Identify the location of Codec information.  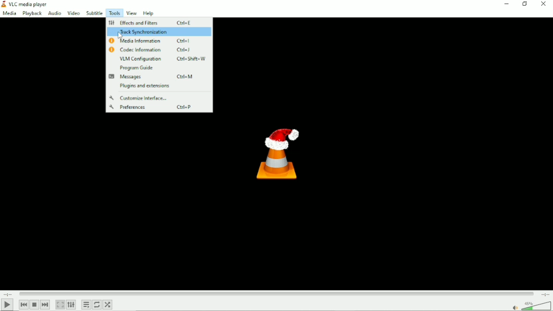
(156, 50).